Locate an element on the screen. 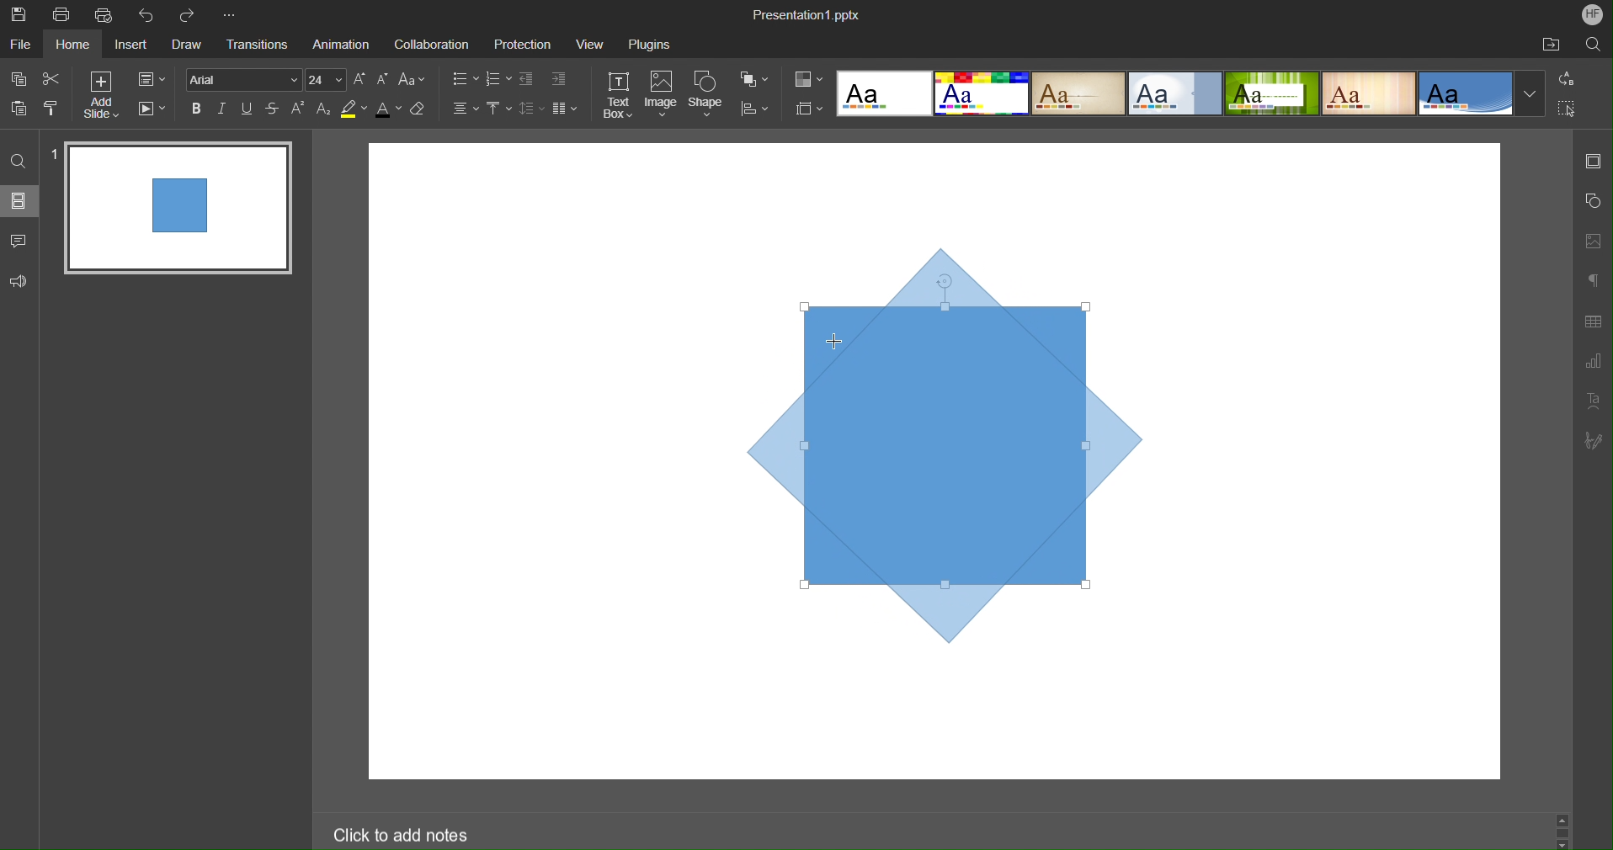 Image resolution: width=1613 pixels, height=850 pixels. Arrange is located at coordinates (756, 79).